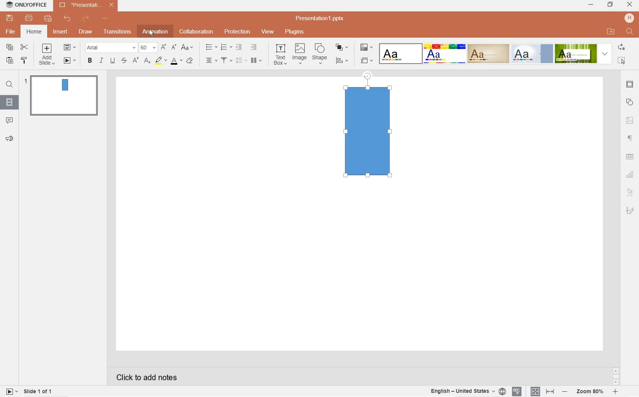 This screenshot has height=397, width=639. Describe the element at coordinates (319, 54) in the screenshot. I see `shape` at that location.